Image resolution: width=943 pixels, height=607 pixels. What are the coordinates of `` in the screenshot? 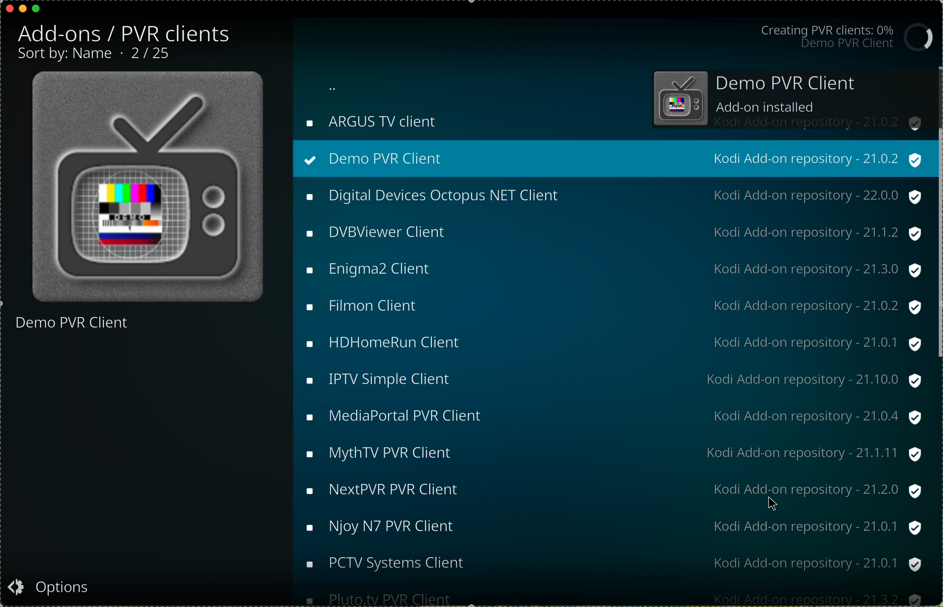 It's located at (611, 452).